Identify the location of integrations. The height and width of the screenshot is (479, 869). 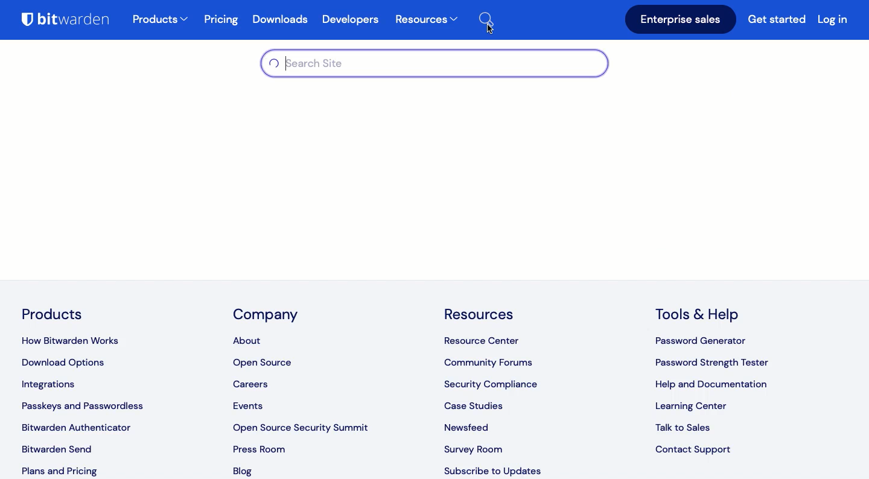
(56, 386).